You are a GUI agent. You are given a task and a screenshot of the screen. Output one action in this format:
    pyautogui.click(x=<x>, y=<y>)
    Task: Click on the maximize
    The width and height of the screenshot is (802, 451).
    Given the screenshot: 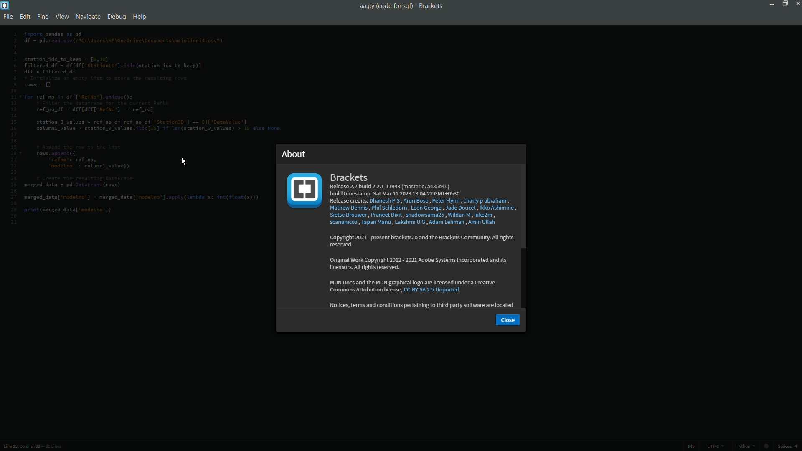 What is the action you would take?
    pyautogui.click(x=784, y=4)
    